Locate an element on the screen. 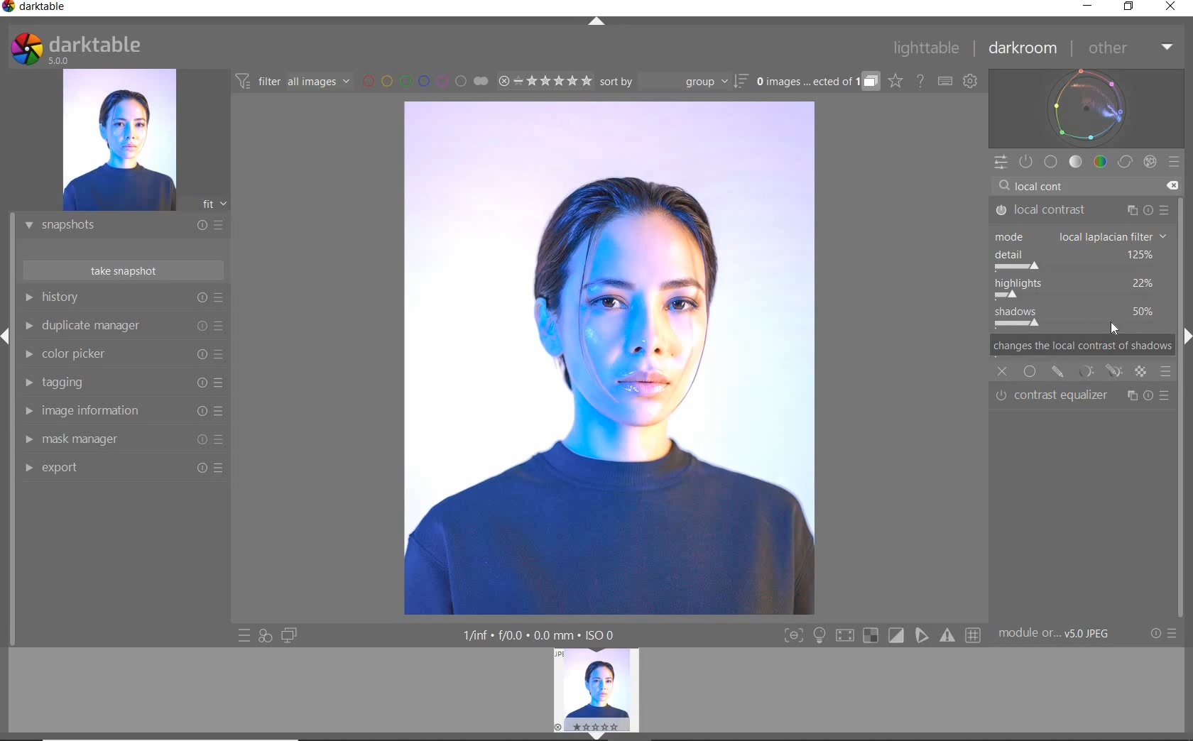 This screenshot has width=1193, height=741. DISPLAYED GUI INFO is located at coordinates (536, 635).